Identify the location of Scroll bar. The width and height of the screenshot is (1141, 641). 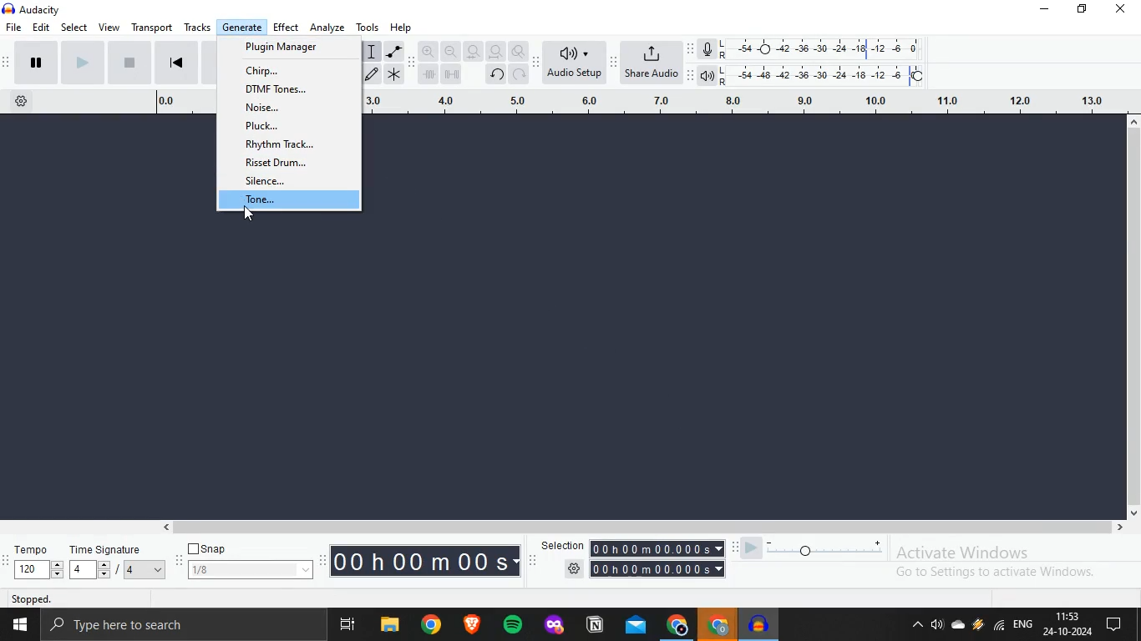
(1133, 322).